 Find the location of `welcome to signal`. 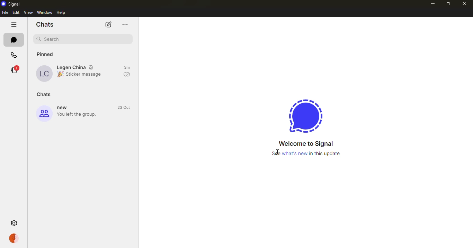

welcome to signal is located at coordinates (308, 143).